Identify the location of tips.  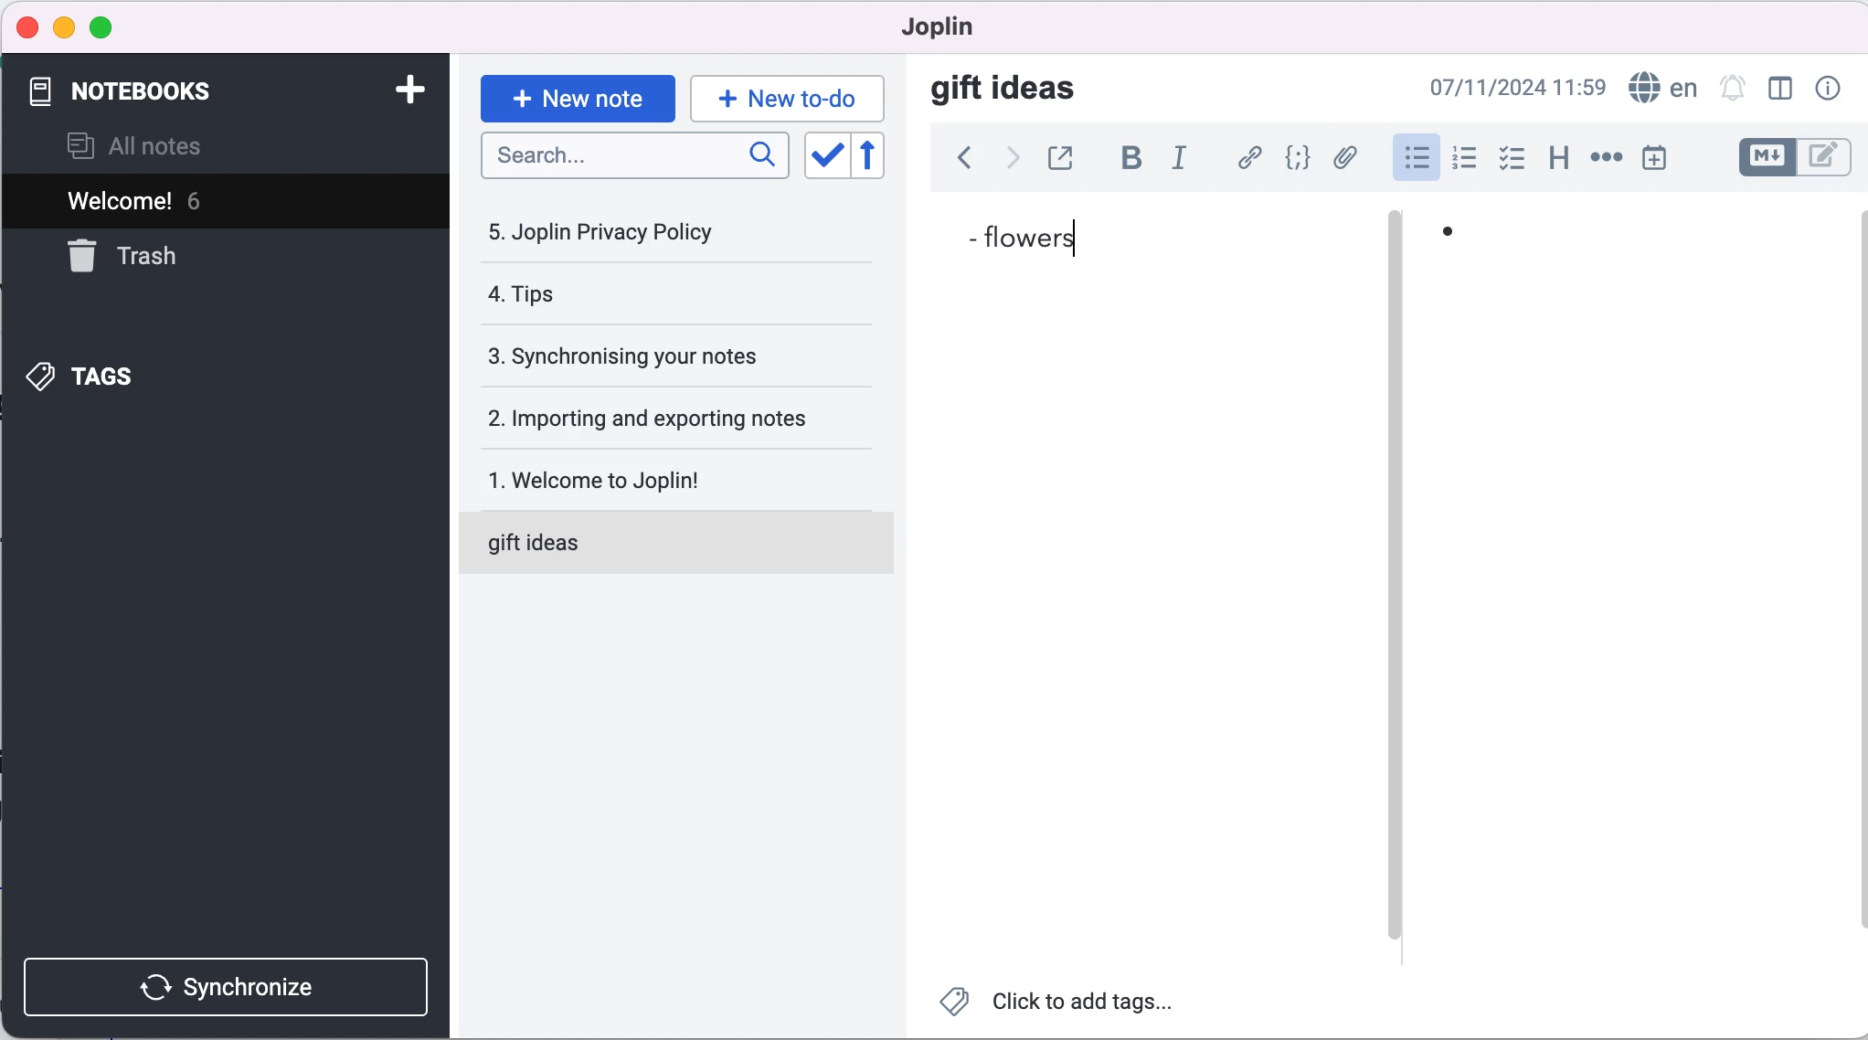
(627, 296).